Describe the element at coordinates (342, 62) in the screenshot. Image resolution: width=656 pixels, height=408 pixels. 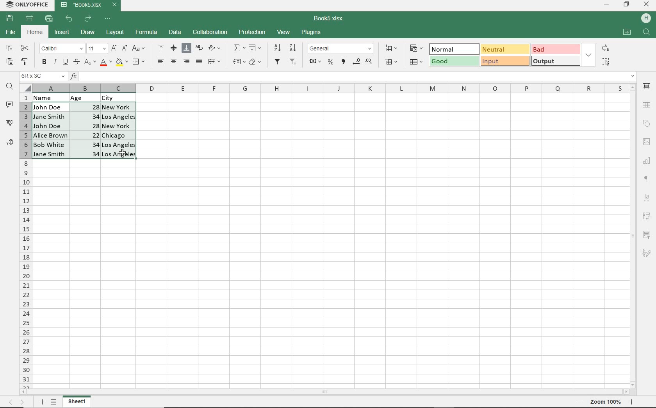
I see `COMMA STYLE` at that location.